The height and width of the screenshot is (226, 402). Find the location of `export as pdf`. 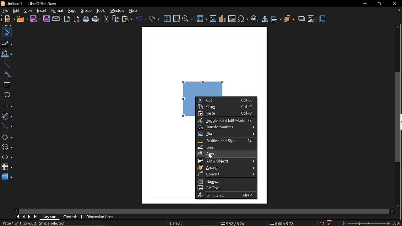

export as pdf is located at coordinates (77, 19).